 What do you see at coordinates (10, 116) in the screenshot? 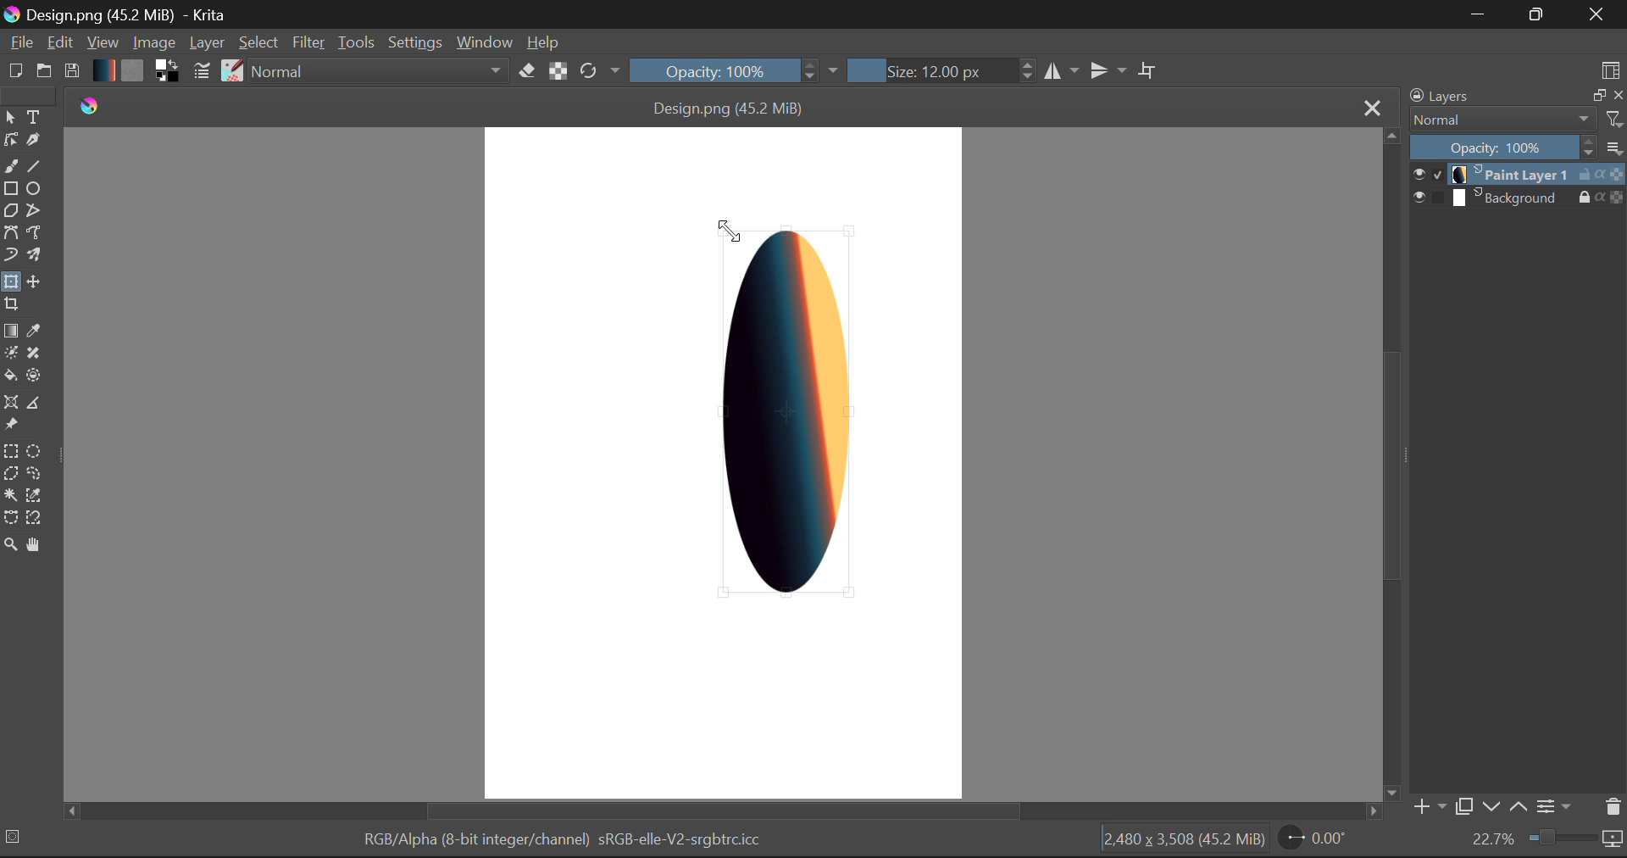
I see `Select` at bounding box center [10, 116].